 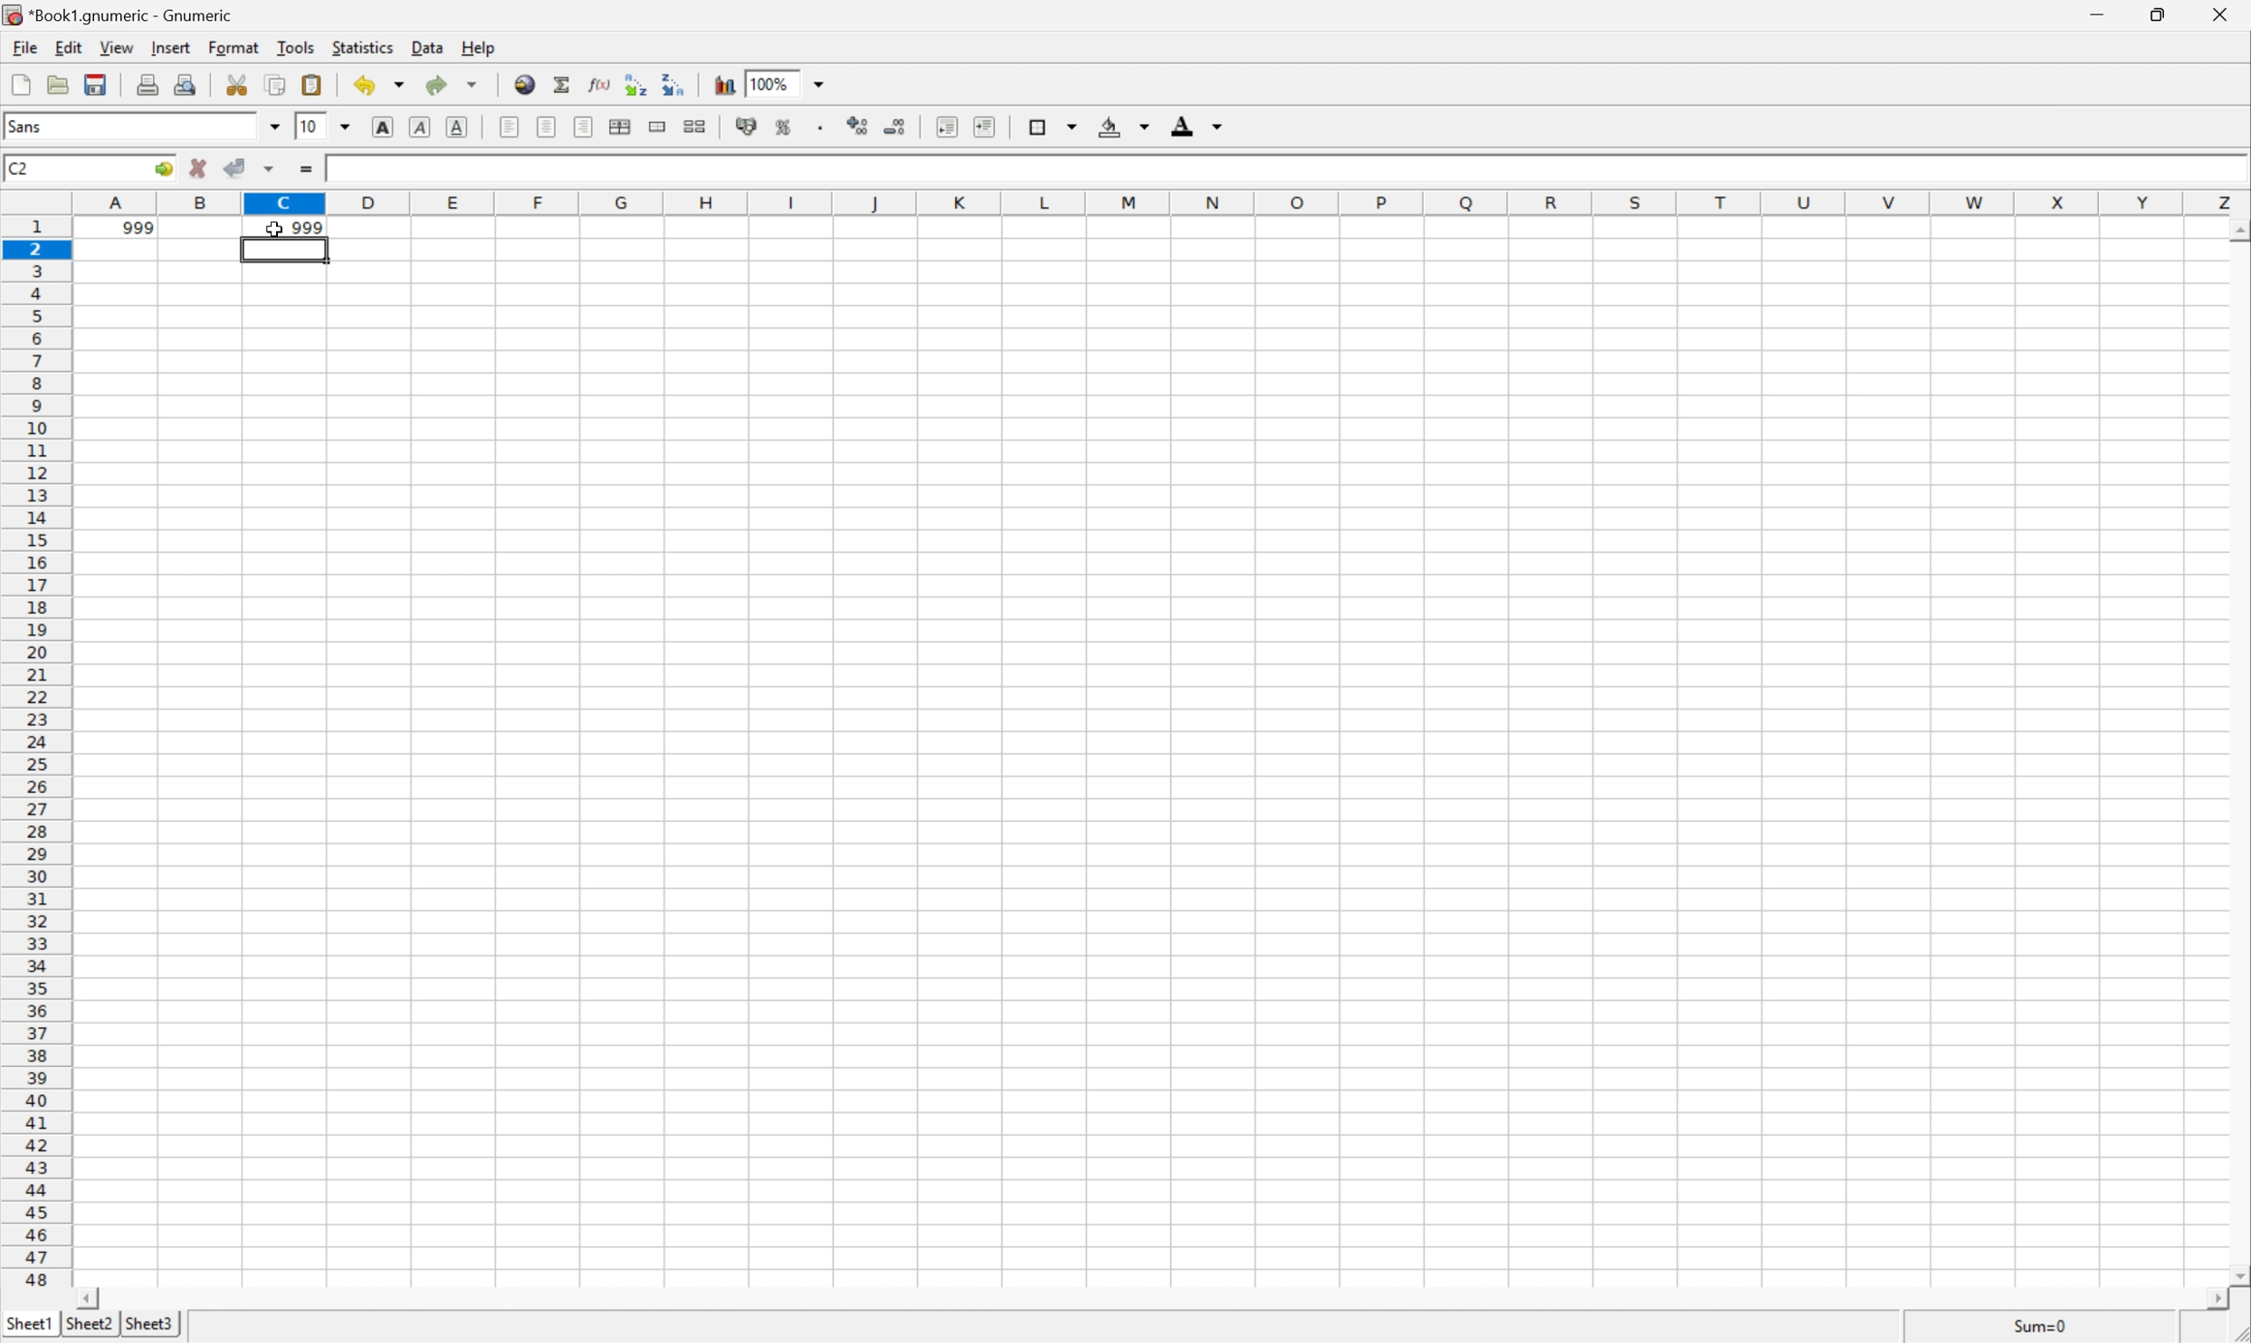 I want to click on font name Sans, so click(x=147, y=128).